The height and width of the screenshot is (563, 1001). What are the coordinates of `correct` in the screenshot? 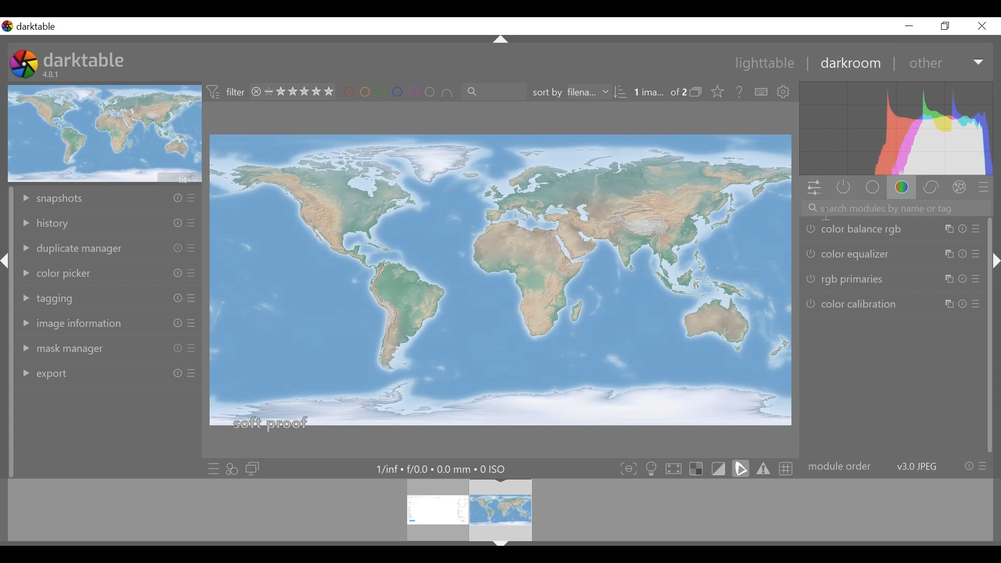 It's located at (933, 188).